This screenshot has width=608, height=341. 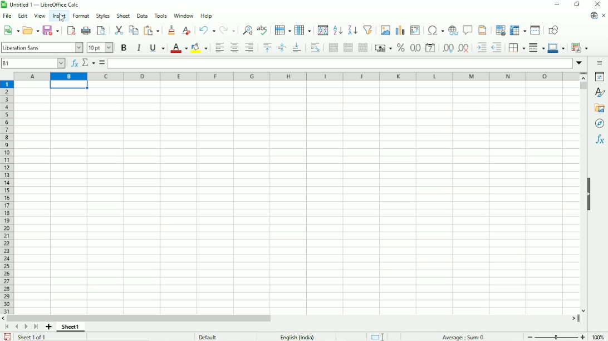 What do you see at coordinates (416, 29) in the screenshot?
I see `Insert or edit pivot table` at bounding box center [416, 29].